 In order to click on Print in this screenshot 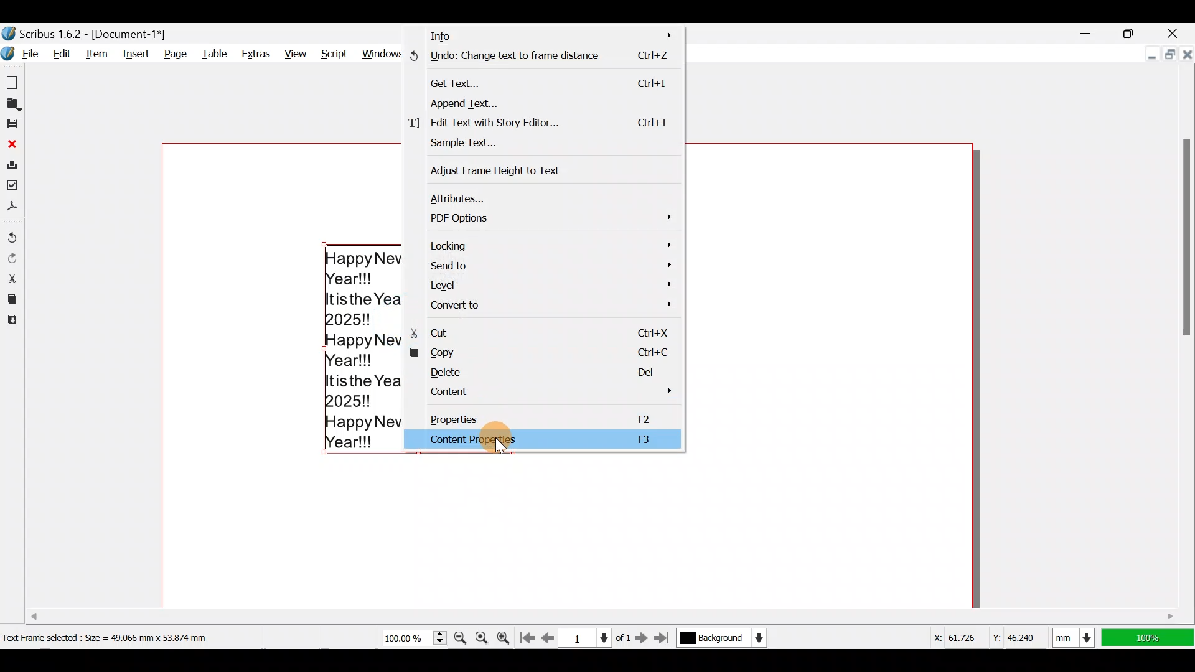, I will do `click(12, 164)`.